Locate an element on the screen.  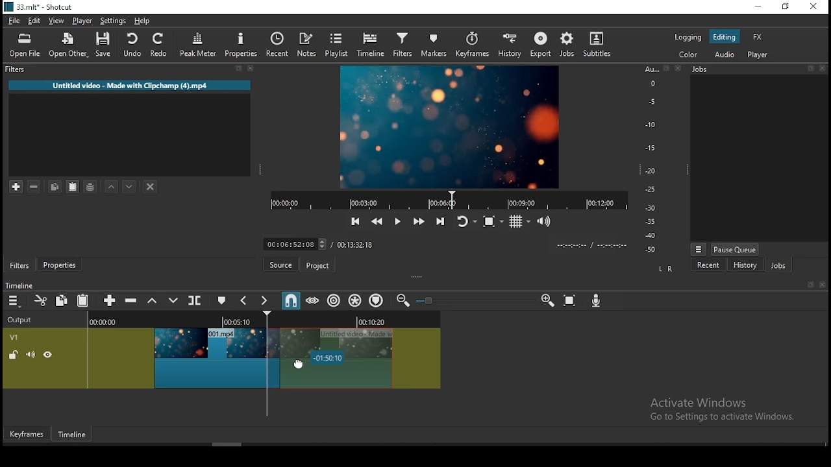
lift is located at coordinates (153, 300).